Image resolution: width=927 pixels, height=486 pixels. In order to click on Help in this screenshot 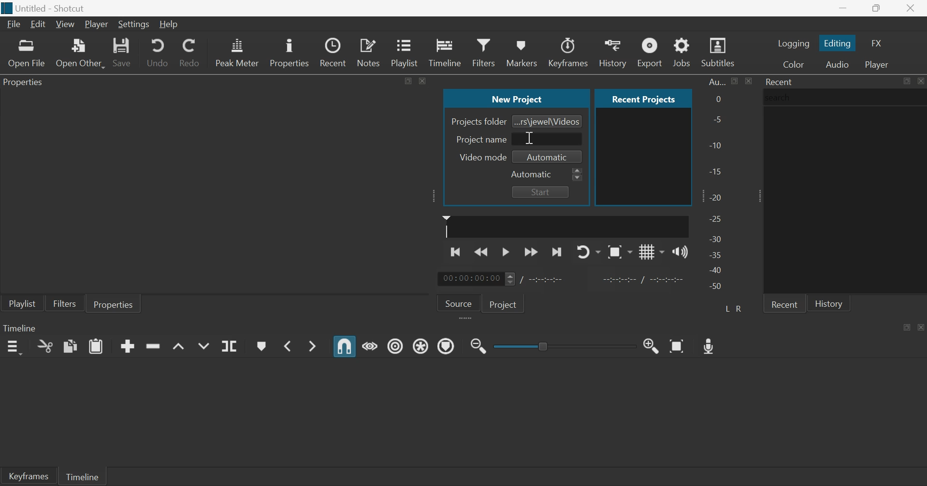, I will do `click(168, 24)`.